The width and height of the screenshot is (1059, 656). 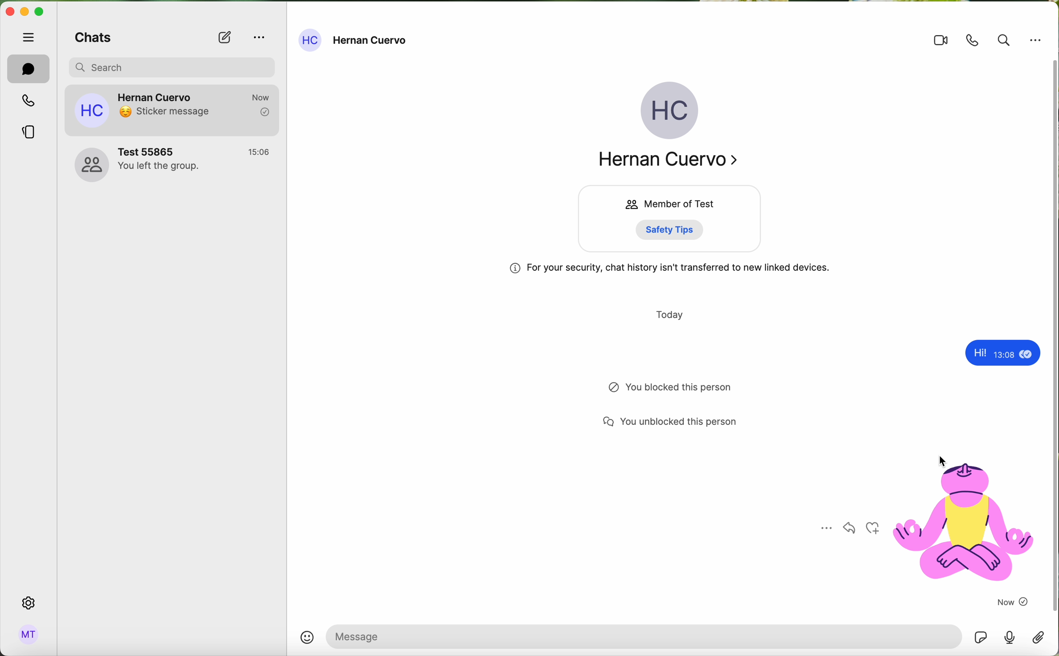 I want to click on search, so click(x=1003, y=40).